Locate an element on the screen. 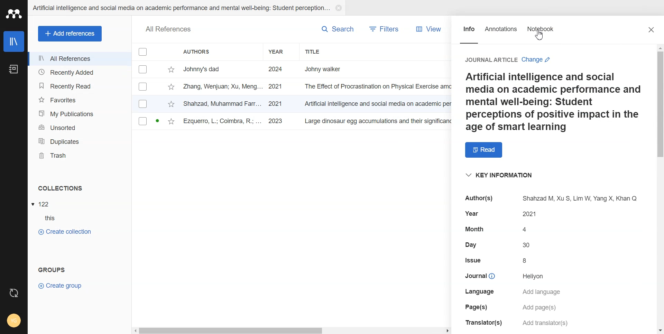 This screenshot has height=334, width=664. Checkbox is located at coordinates (144, 69).